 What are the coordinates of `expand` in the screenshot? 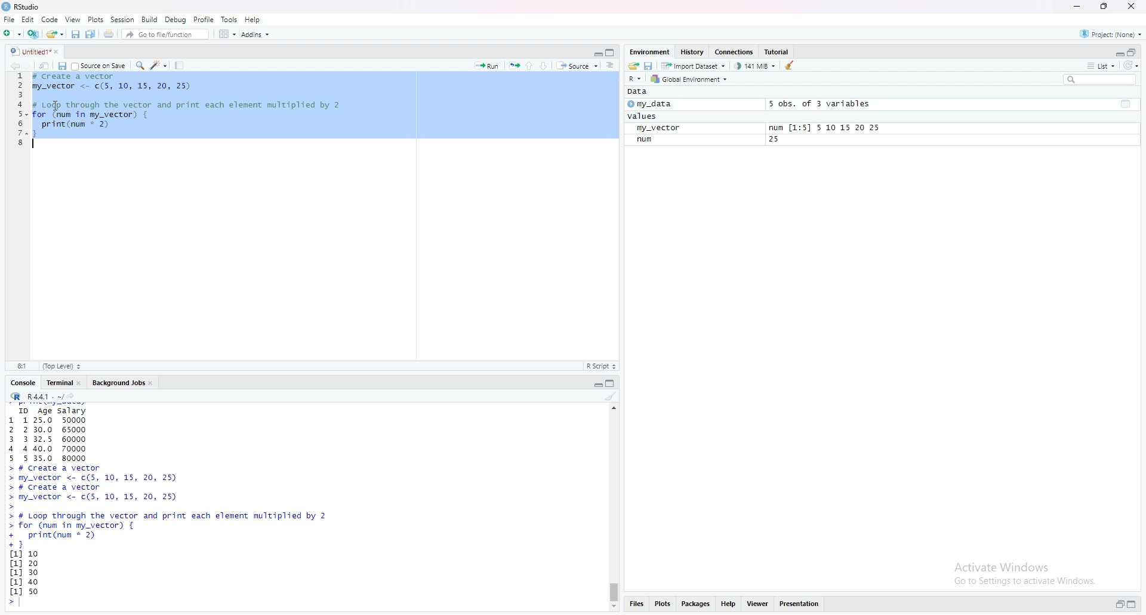 It's located at (597, 385).